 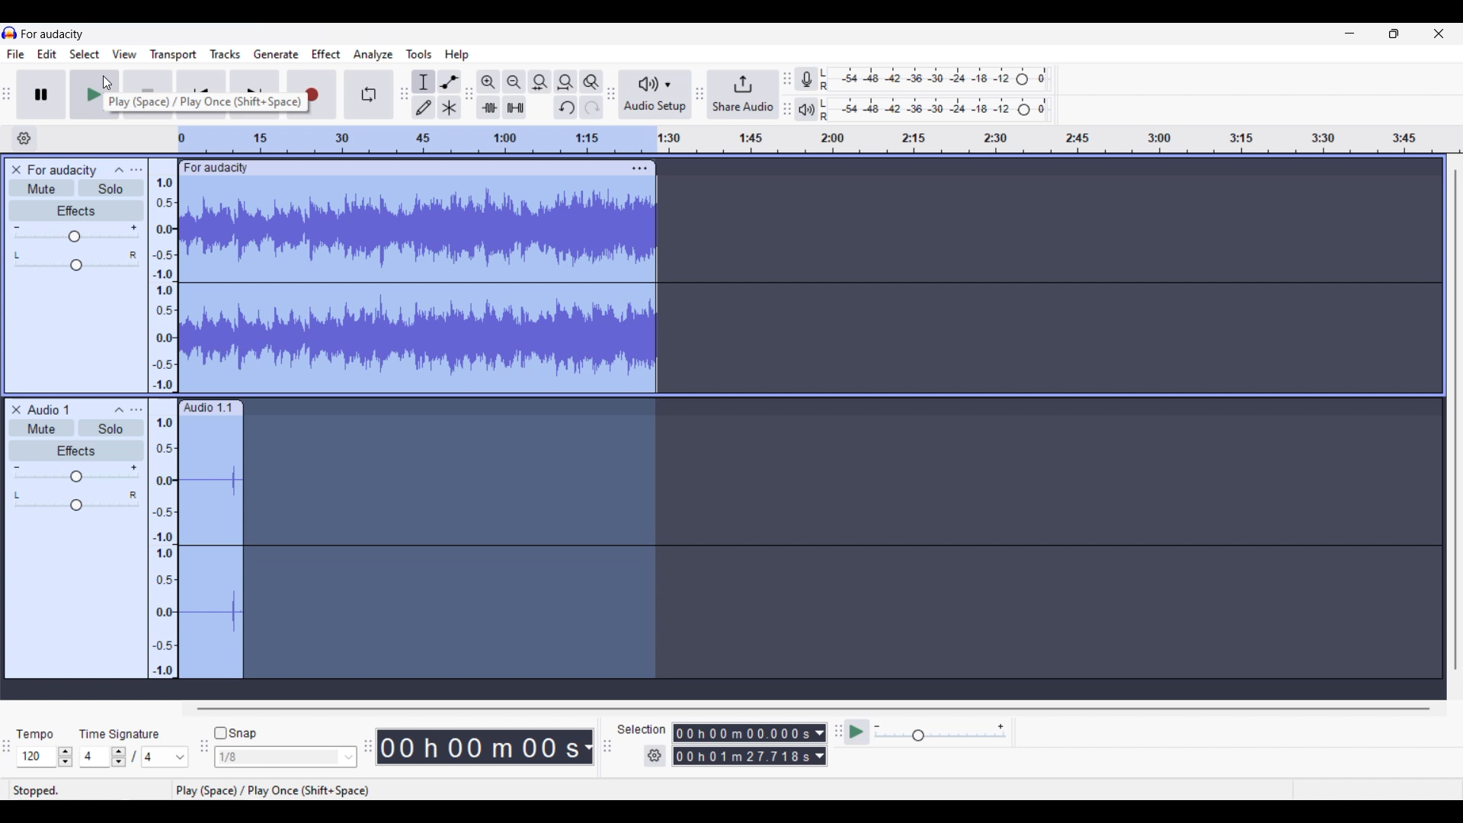 What do you see at coordinates (591, 82) in the screenshot?
I see `Zoom toggle` at bounding box center [591, 82].